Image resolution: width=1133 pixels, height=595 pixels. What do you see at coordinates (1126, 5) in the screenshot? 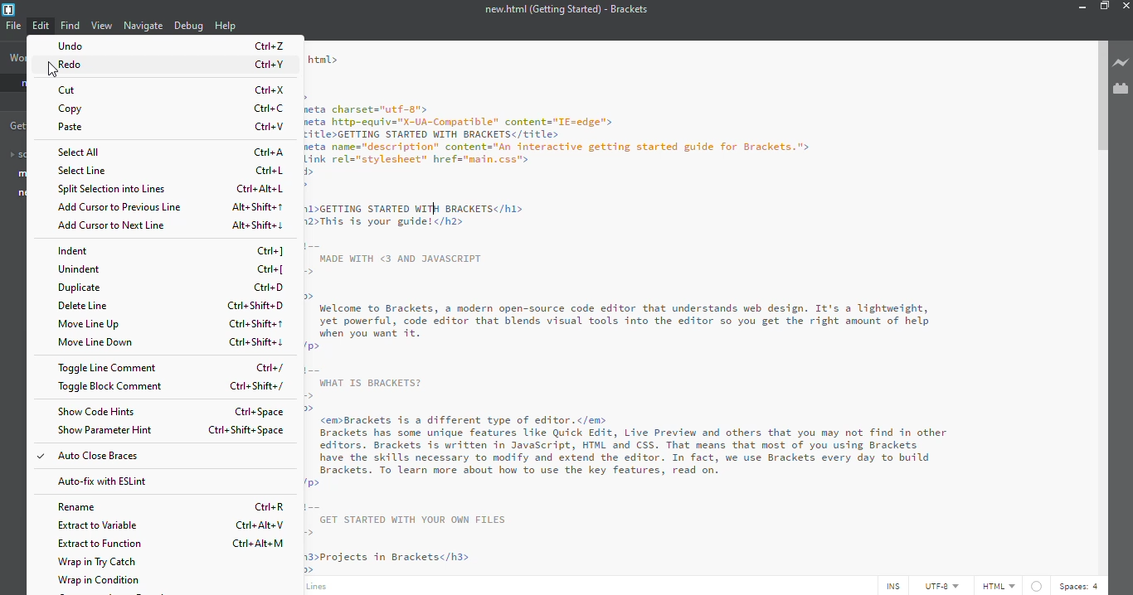
I see `close` at bounding box center [1126, 5].